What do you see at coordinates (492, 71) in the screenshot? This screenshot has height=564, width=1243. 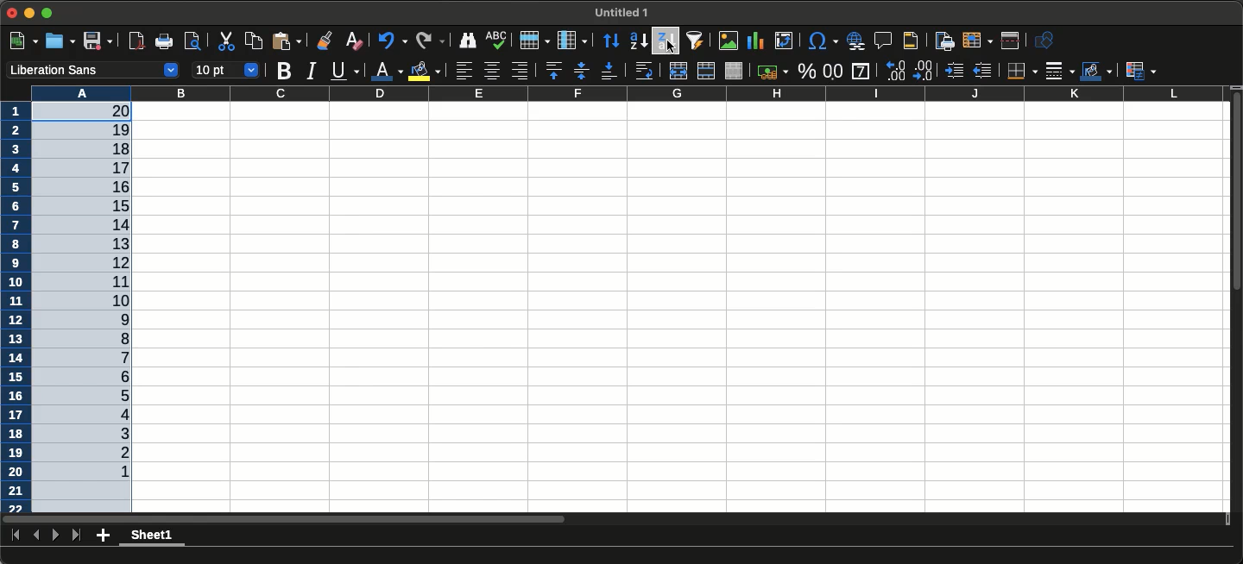 I see `Align center` at bounding box center [492, 71].